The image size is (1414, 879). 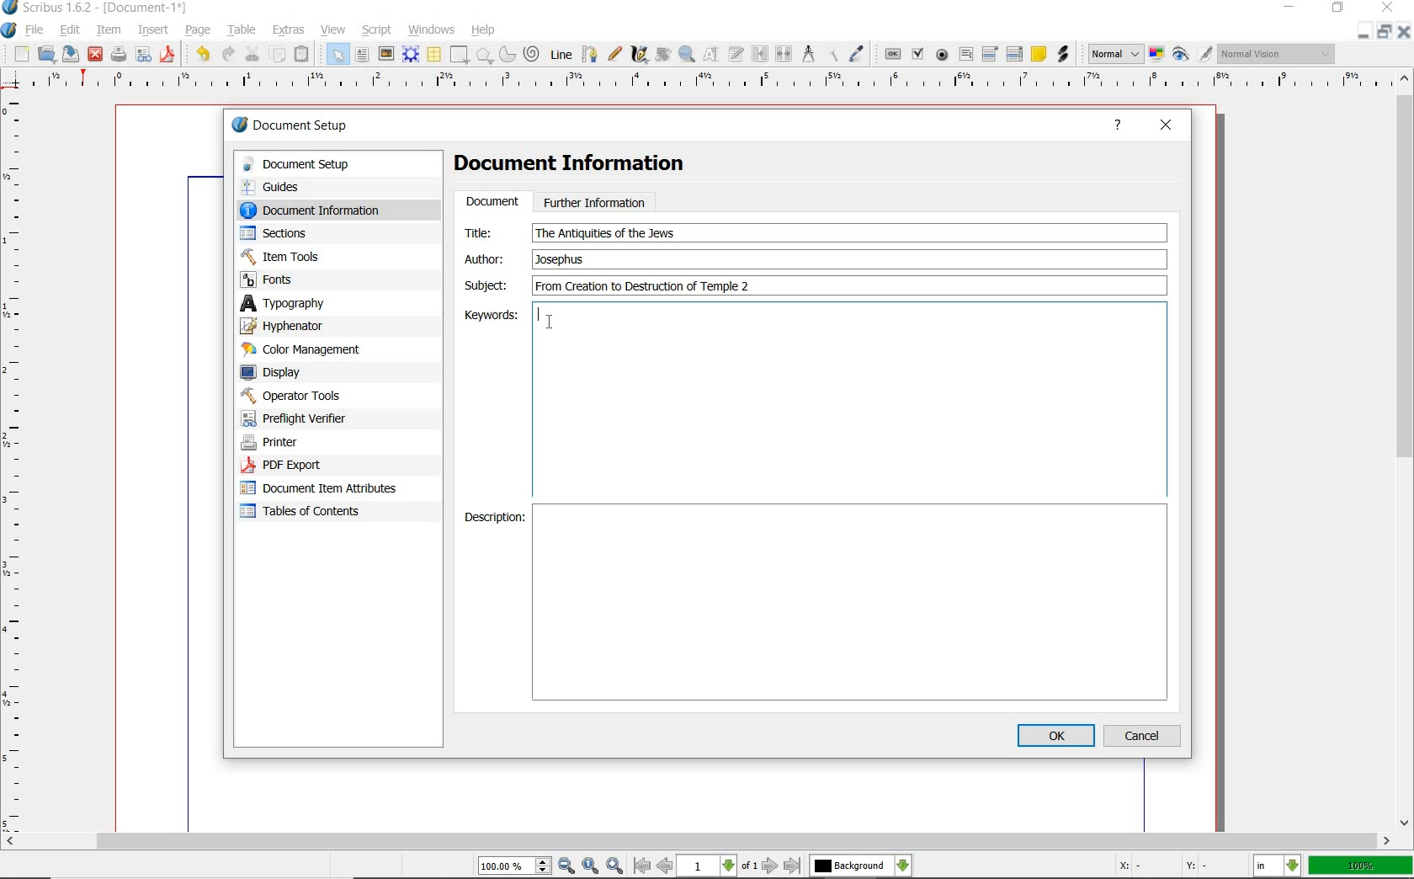 What do you see at coordinates (253, 54) in the screenshot?
I see `cut` at bounding box center [253, 54].